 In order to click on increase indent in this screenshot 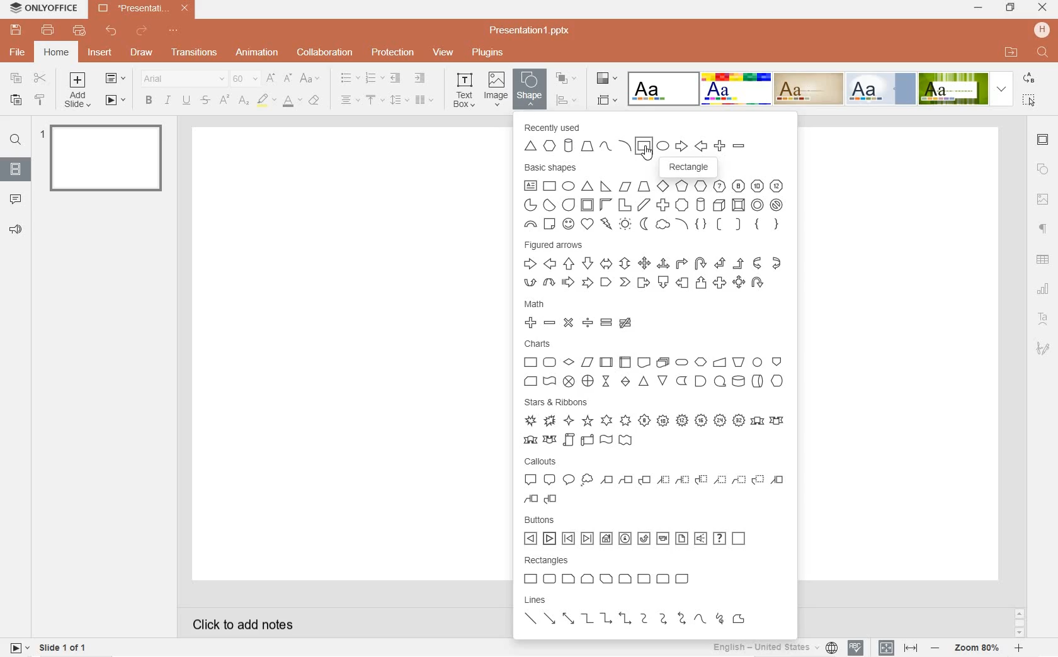, I will do `click(421, 79)`.